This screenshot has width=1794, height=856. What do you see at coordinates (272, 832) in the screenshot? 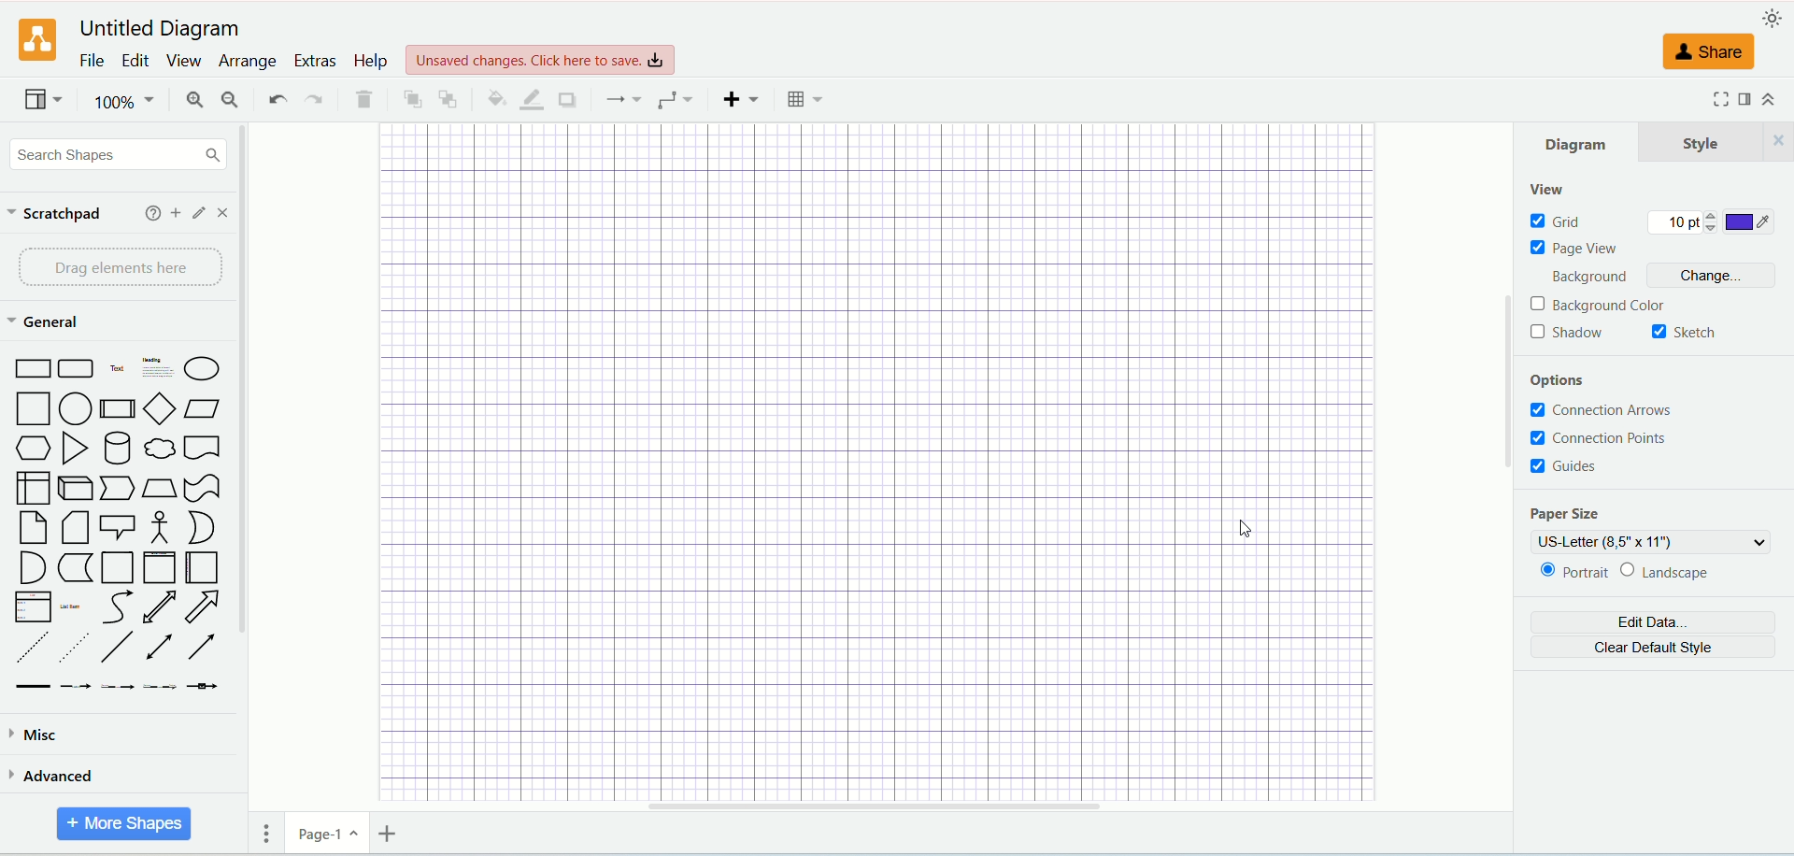
I see `pages` at bounding box center [272, 832].